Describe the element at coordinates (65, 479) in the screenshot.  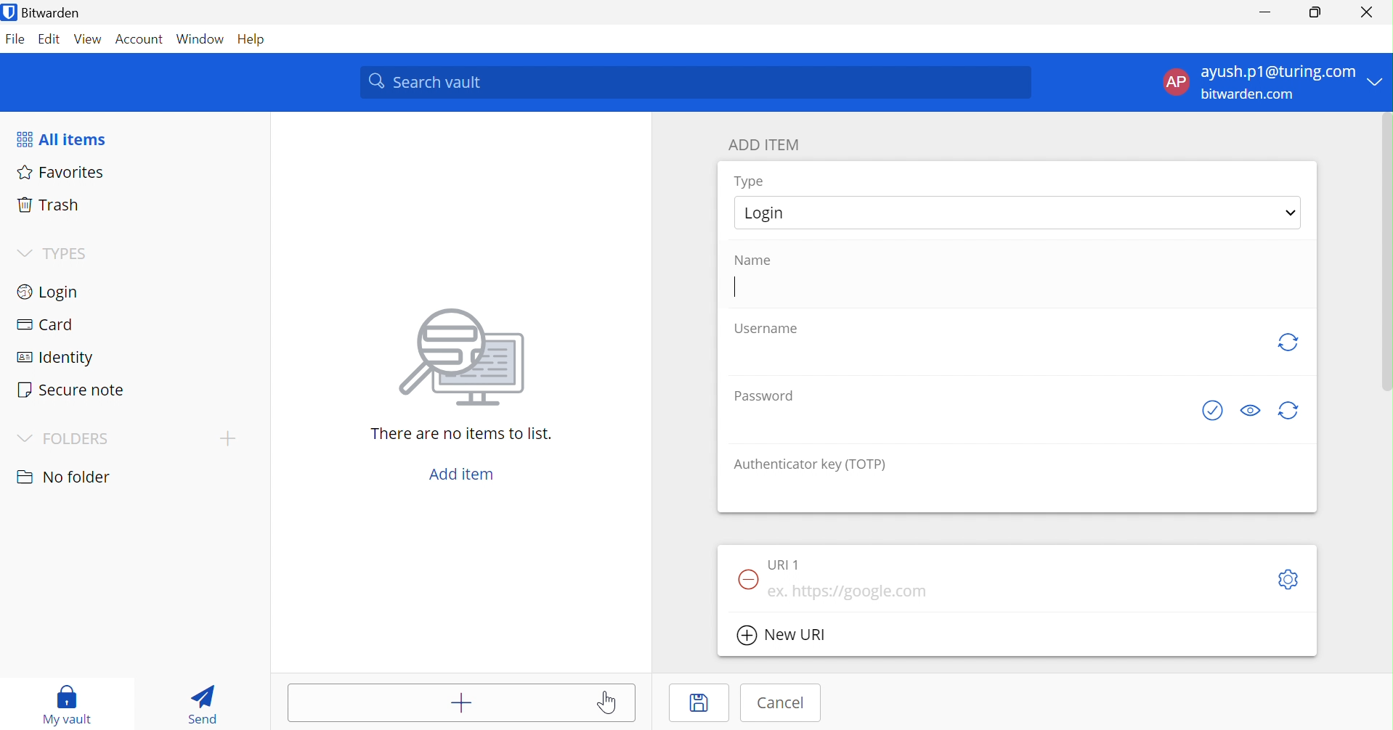
I see `No folder` at that location.